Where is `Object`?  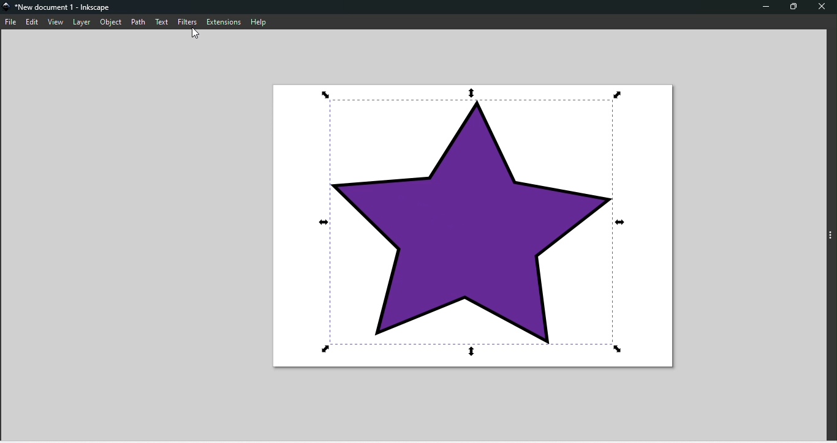 Object is located at coordinates (111, 21).